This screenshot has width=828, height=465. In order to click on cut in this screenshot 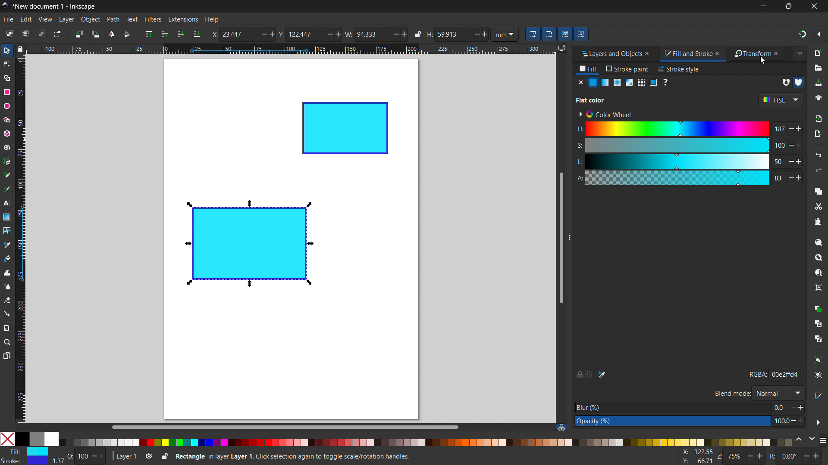, I will do `click(818, 207)`.